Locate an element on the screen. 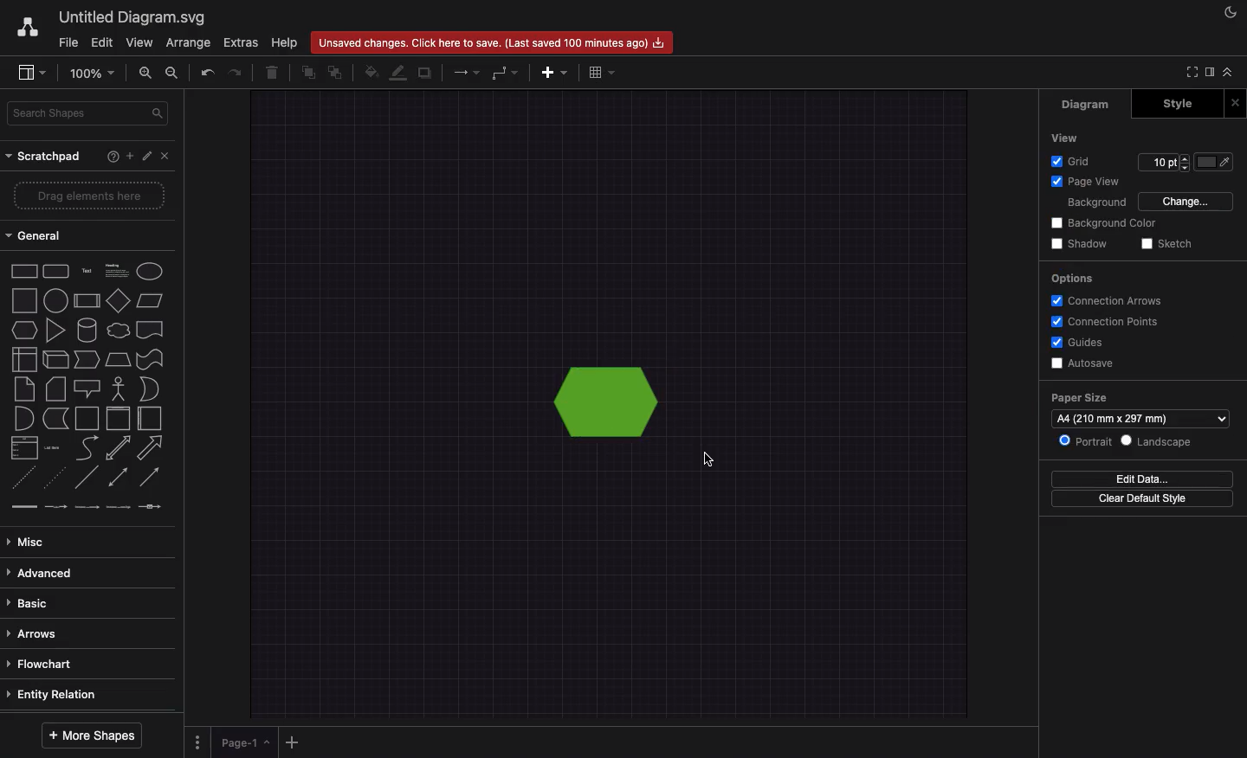  Edit is located at coordinates (103, 42).